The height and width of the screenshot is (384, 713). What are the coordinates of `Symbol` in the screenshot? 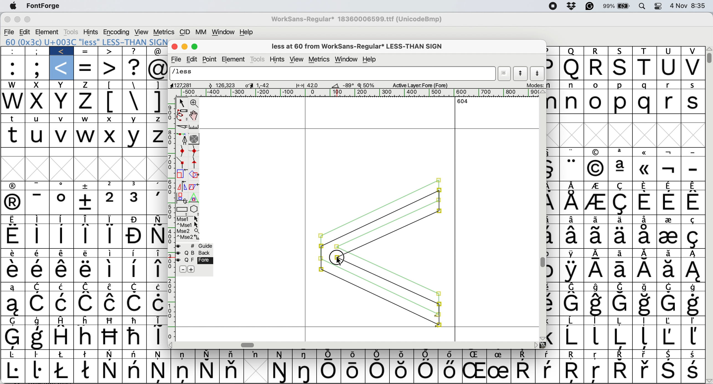 It's located at (63, 287).